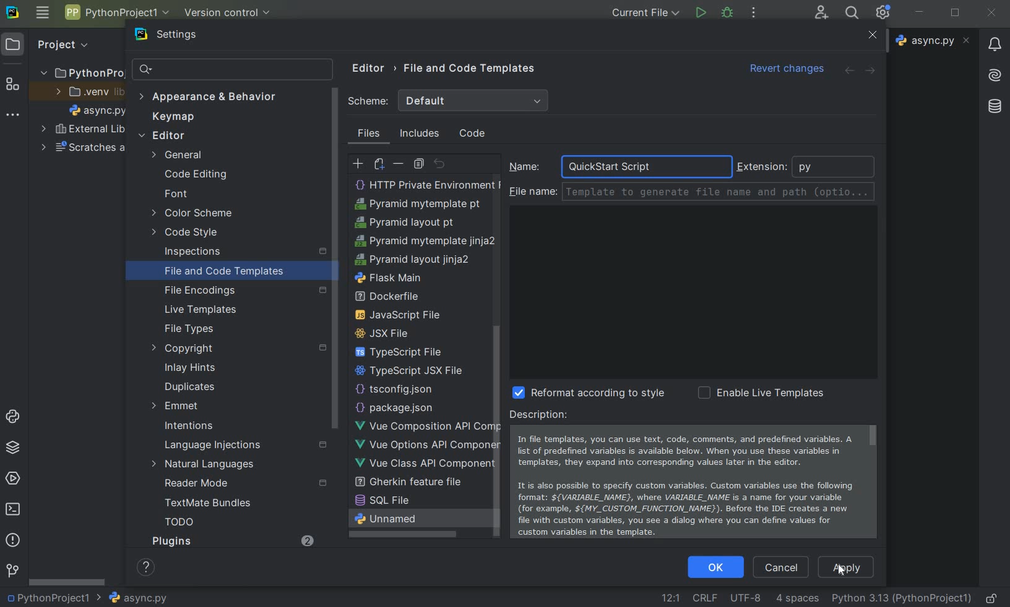 This screenshot has height=607, width=1010. Describe the element at coordinates (228, 12) in the screenshot. I see `version control` at that location.